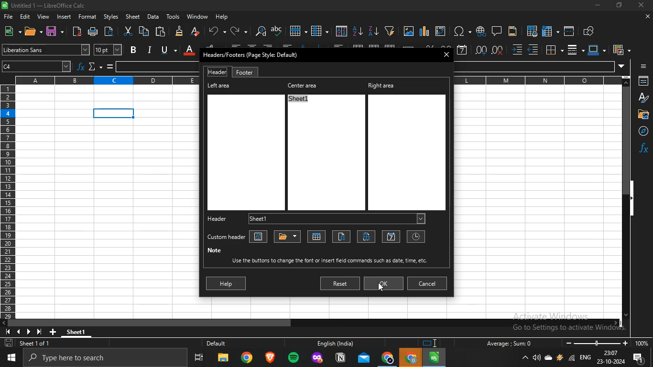  I want to click on properties, so click(642, 81).